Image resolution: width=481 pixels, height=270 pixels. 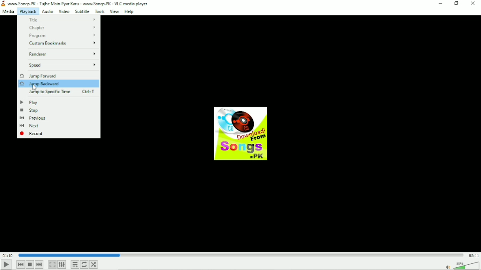 I want to click on Toggle between loop all, loop one, no loop, so click(x=84, y=264).